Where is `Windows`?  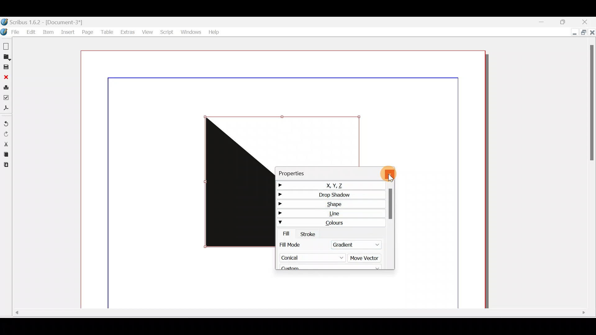 Windows is located at coordinates (190, 31).